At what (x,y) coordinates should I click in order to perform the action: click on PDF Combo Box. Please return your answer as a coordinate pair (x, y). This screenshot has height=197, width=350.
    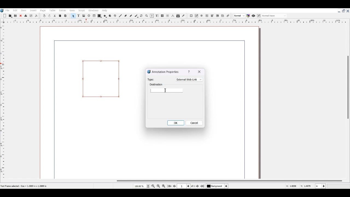
    Looking at the image, I should click on (212, 16).